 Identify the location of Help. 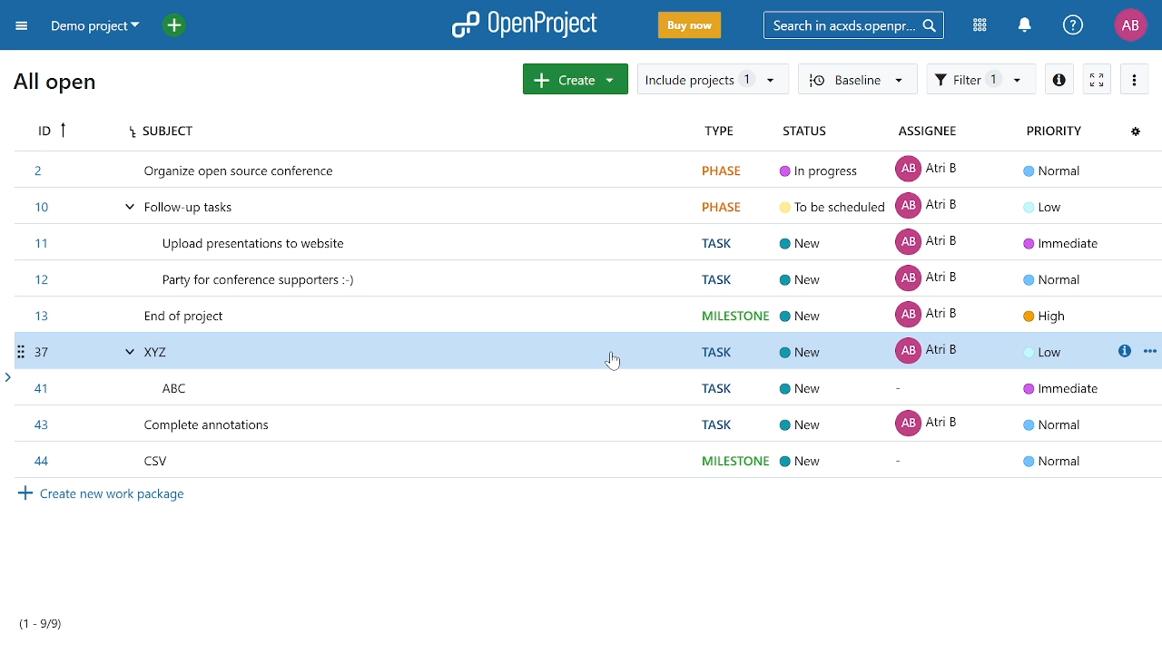
(1075, 25).